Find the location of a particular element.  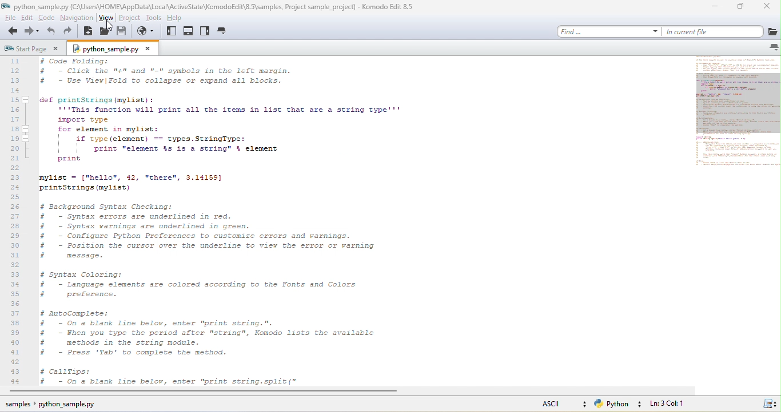

back is located at coordinates (10, 31).